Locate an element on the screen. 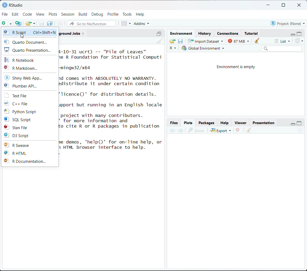  R Markdown... is located at coordinates (21, 68).